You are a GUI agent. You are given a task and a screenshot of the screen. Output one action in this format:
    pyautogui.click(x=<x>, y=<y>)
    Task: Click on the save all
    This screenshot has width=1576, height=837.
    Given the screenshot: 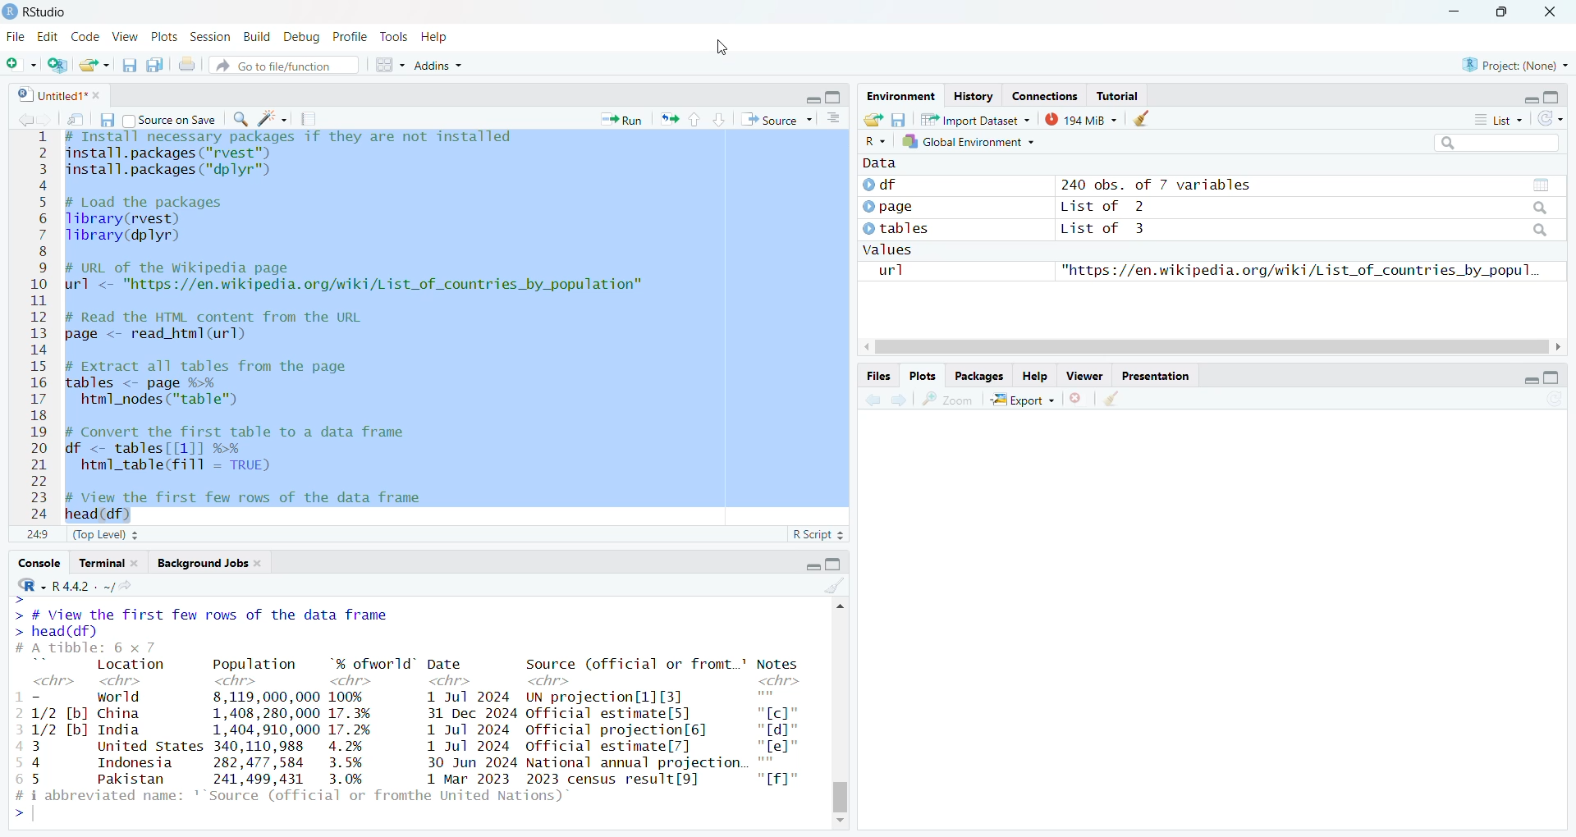 What is the action you would take?
    pyautogui.click(x=156, y=65)
    